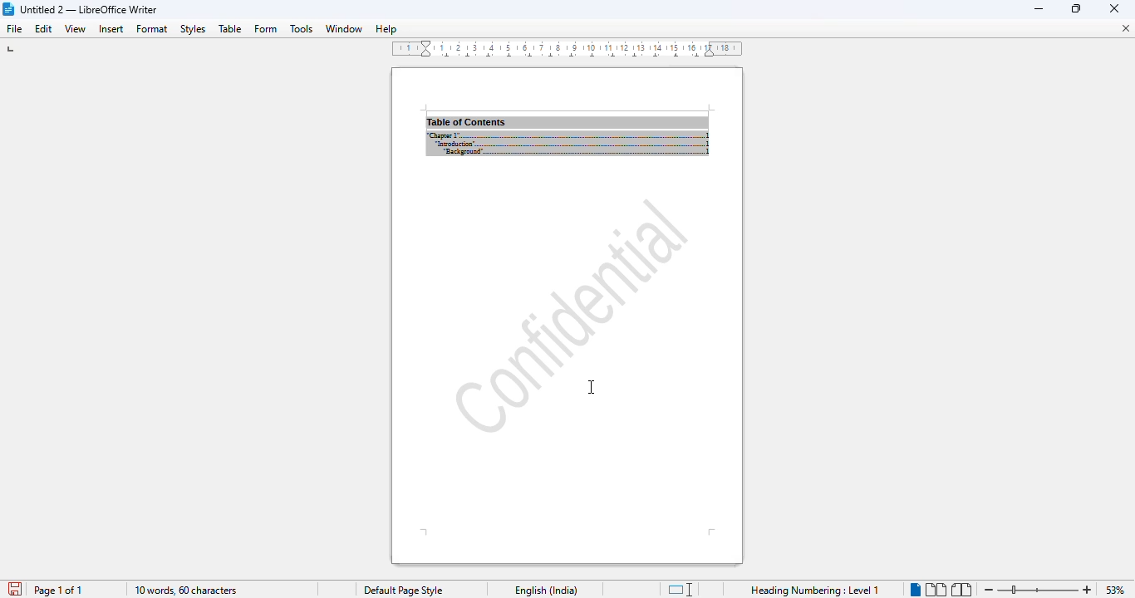 This screenshot has height=598, width=1135. What do you see at coordinates (44, 29) in the screenshot?
I see `edit` at bounding box center [44, 29].